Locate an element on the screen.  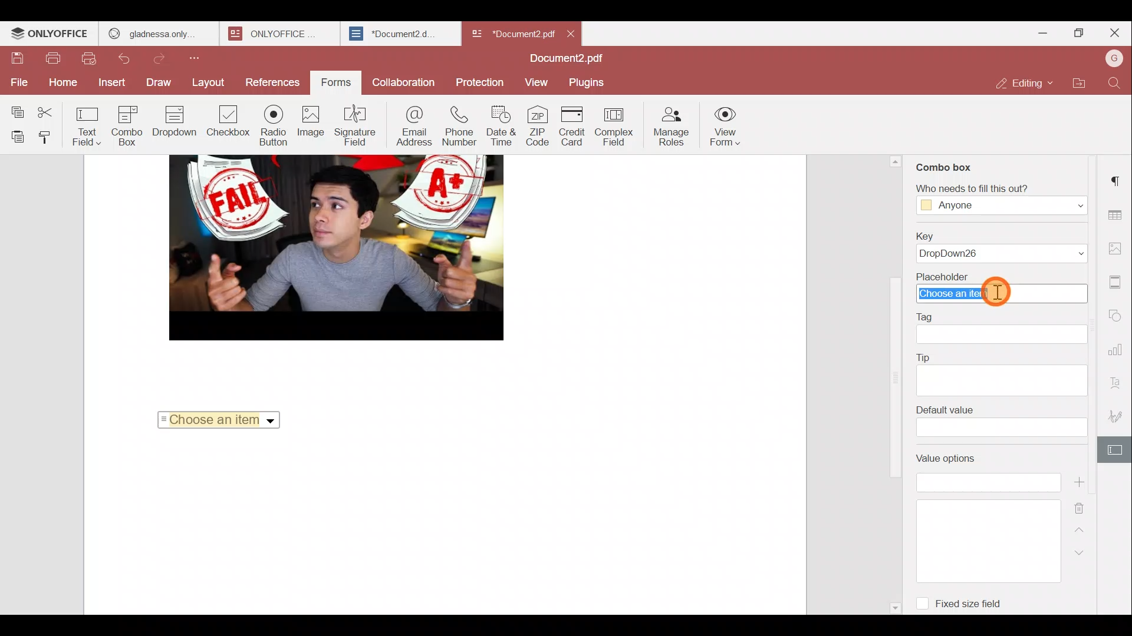
Open file location is located at coordinates (1077, 85).